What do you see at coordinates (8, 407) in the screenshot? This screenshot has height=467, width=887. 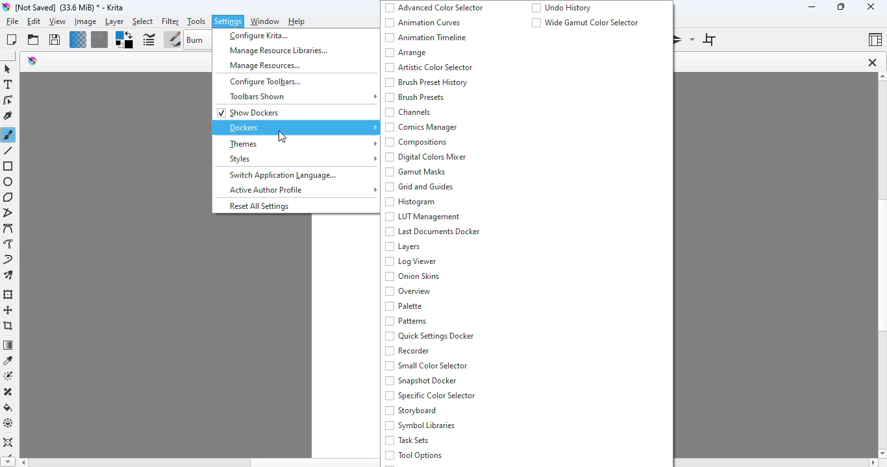 I see `fill a selection` at bounding box center [8, 407].